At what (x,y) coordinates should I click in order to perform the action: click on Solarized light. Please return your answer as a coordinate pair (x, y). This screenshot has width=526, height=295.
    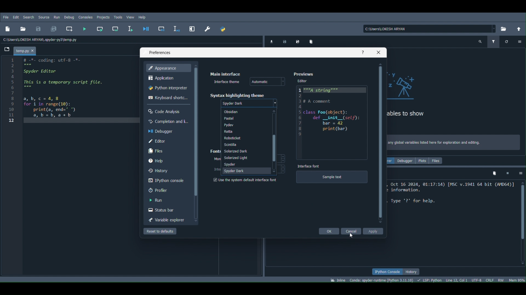
    Looking at the image, I should click on (246, 158).